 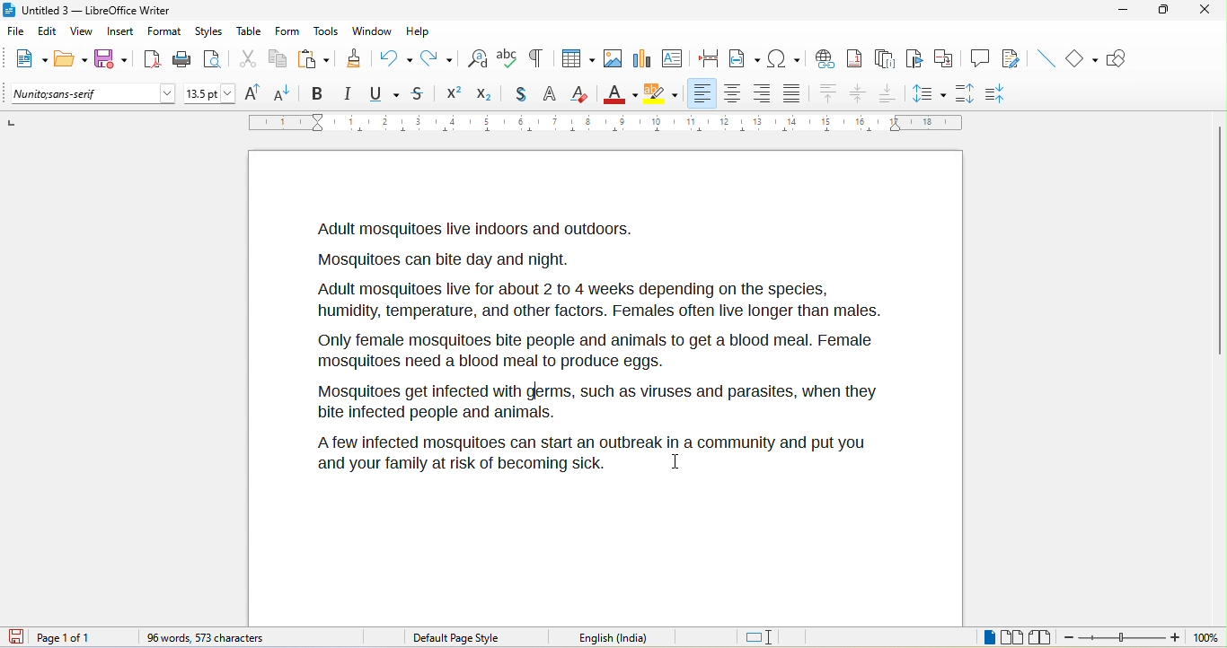 What do you see at coordinates (181, 62) in the screenshot?
I see `print` at bounding box center [181, 62].